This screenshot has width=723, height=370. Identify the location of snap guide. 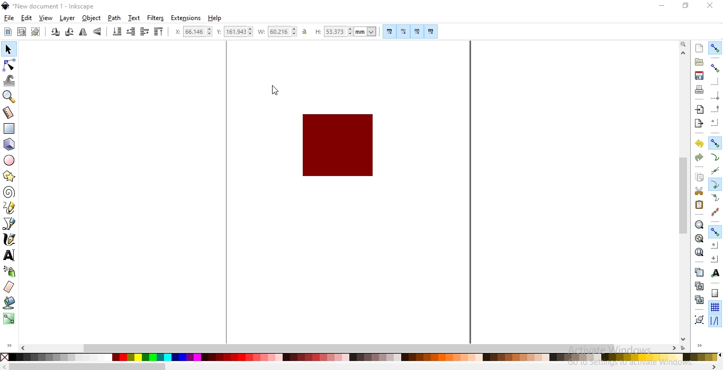
(715, 321).